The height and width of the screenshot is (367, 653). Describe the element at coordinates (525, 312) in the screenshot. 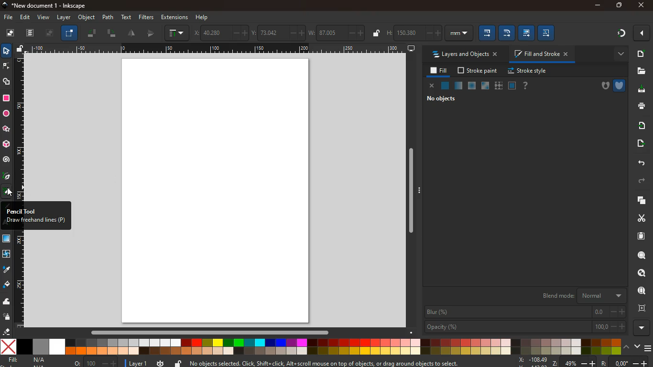

I see `blur` at that location.